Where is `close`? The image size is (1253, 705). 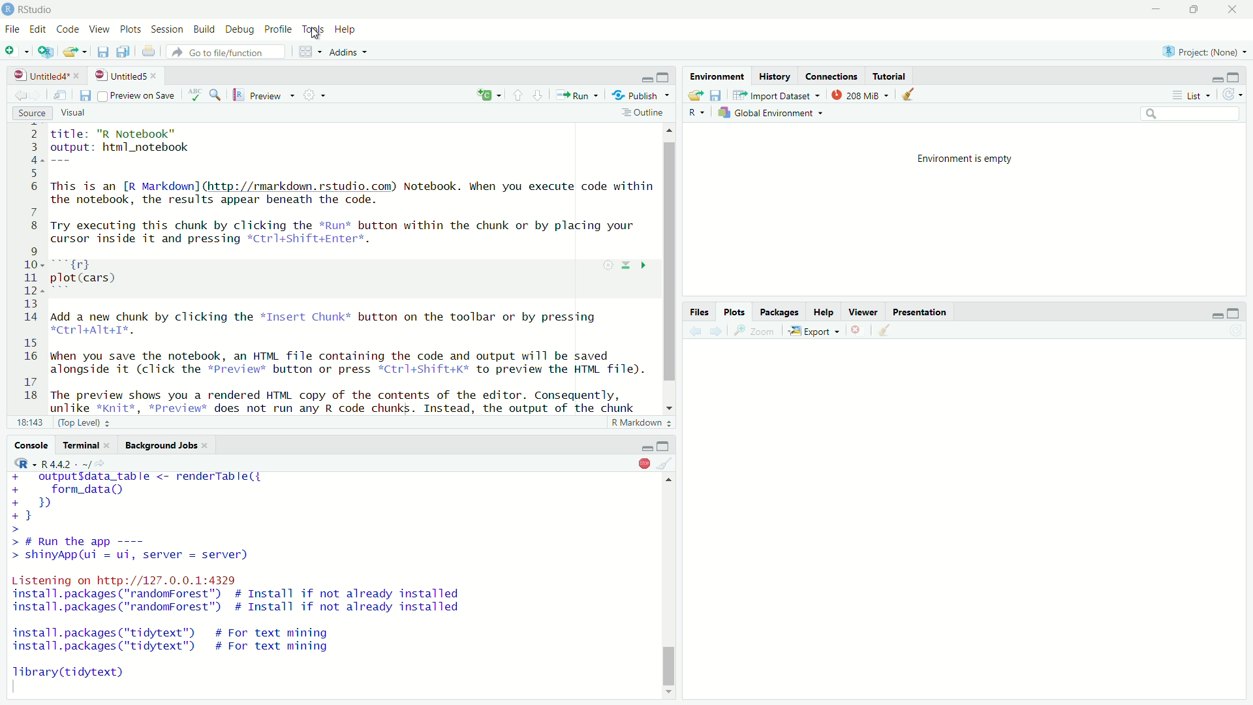
close is located at coordinates (859, 330).